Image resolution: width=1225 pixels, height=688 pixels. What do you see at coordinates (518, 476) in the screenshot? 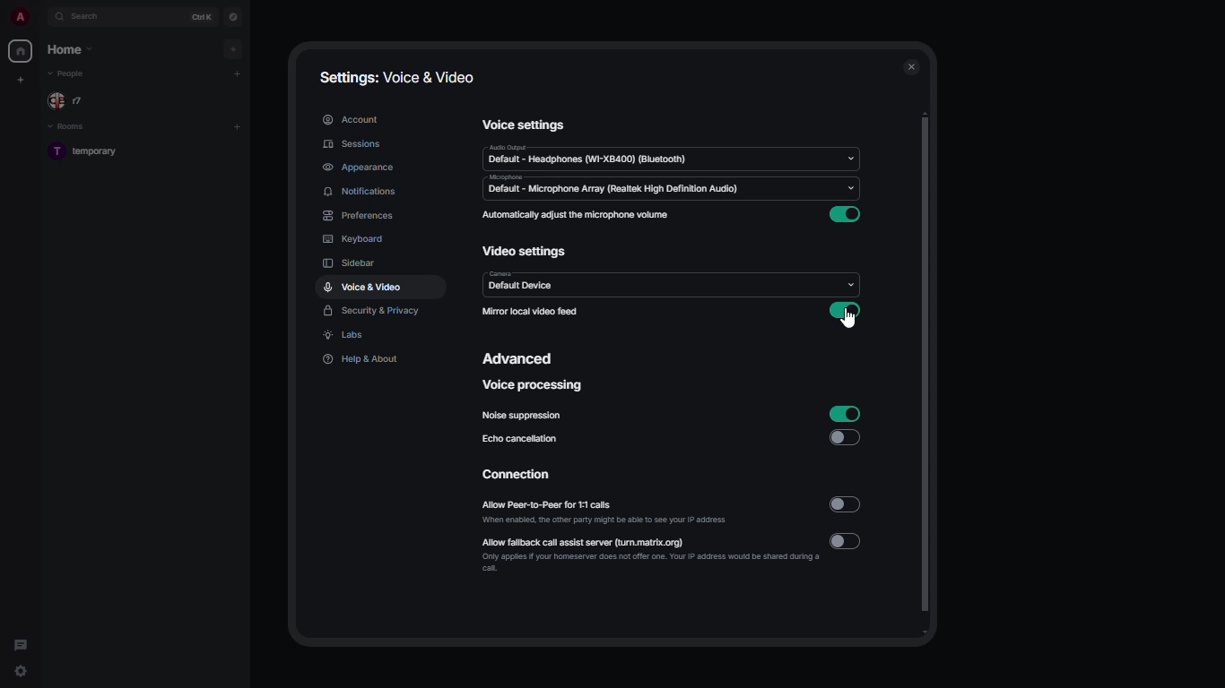
I see `connection` at bounding box center [518, 476].